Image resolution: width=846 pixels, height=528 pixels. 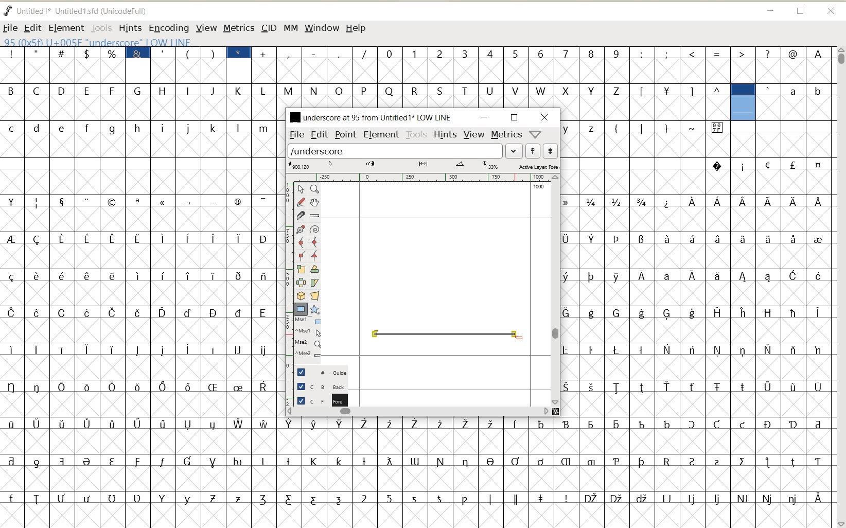 I want to click on VIEW, so click(x=204, y=27).